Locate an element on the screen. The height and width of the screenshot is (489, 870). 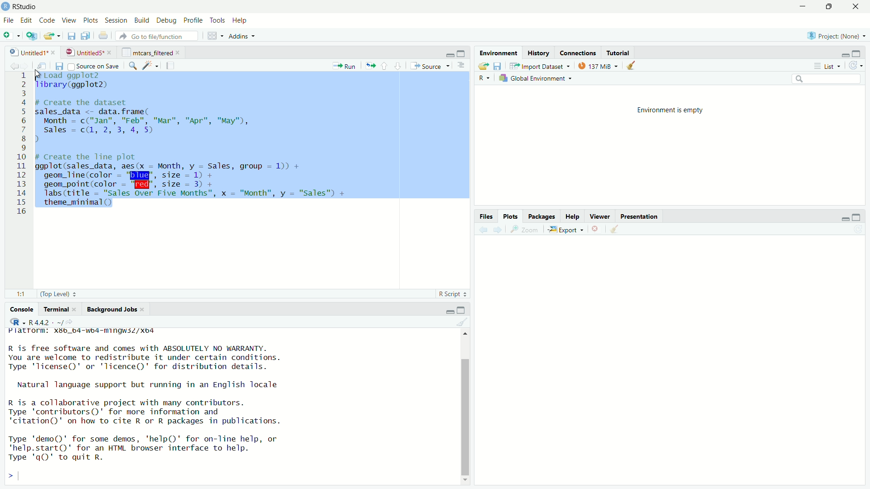
clear current plot is located at coordinates (596, 229).